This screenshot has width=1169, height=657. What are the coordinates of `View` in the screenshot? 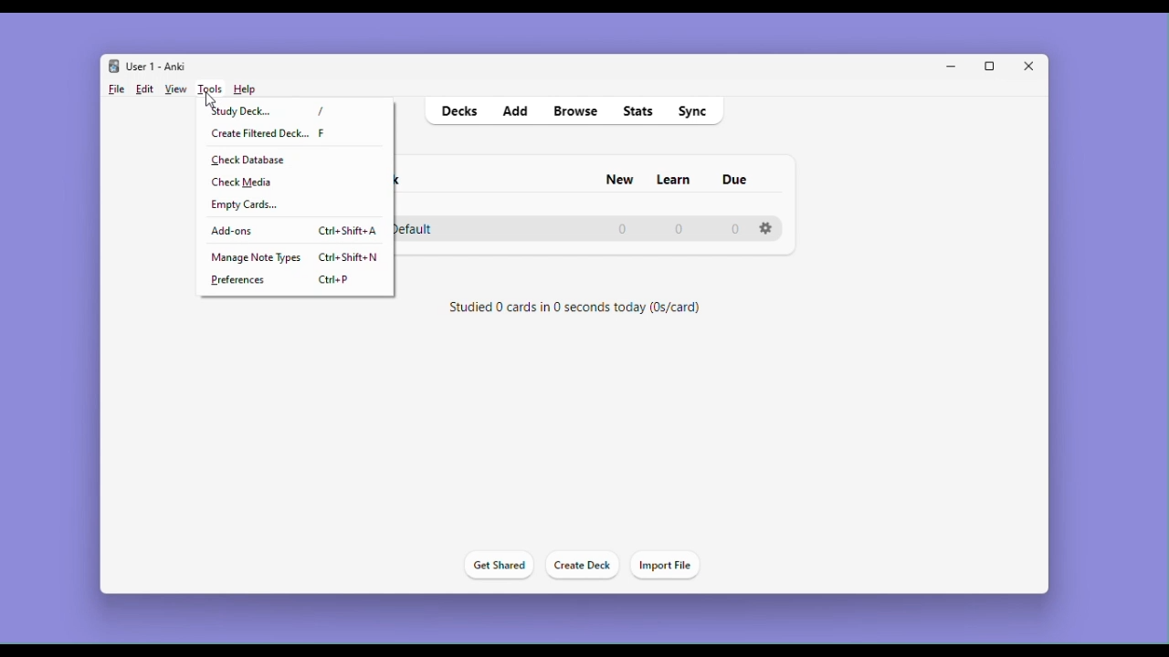 It's located at (175, 89).